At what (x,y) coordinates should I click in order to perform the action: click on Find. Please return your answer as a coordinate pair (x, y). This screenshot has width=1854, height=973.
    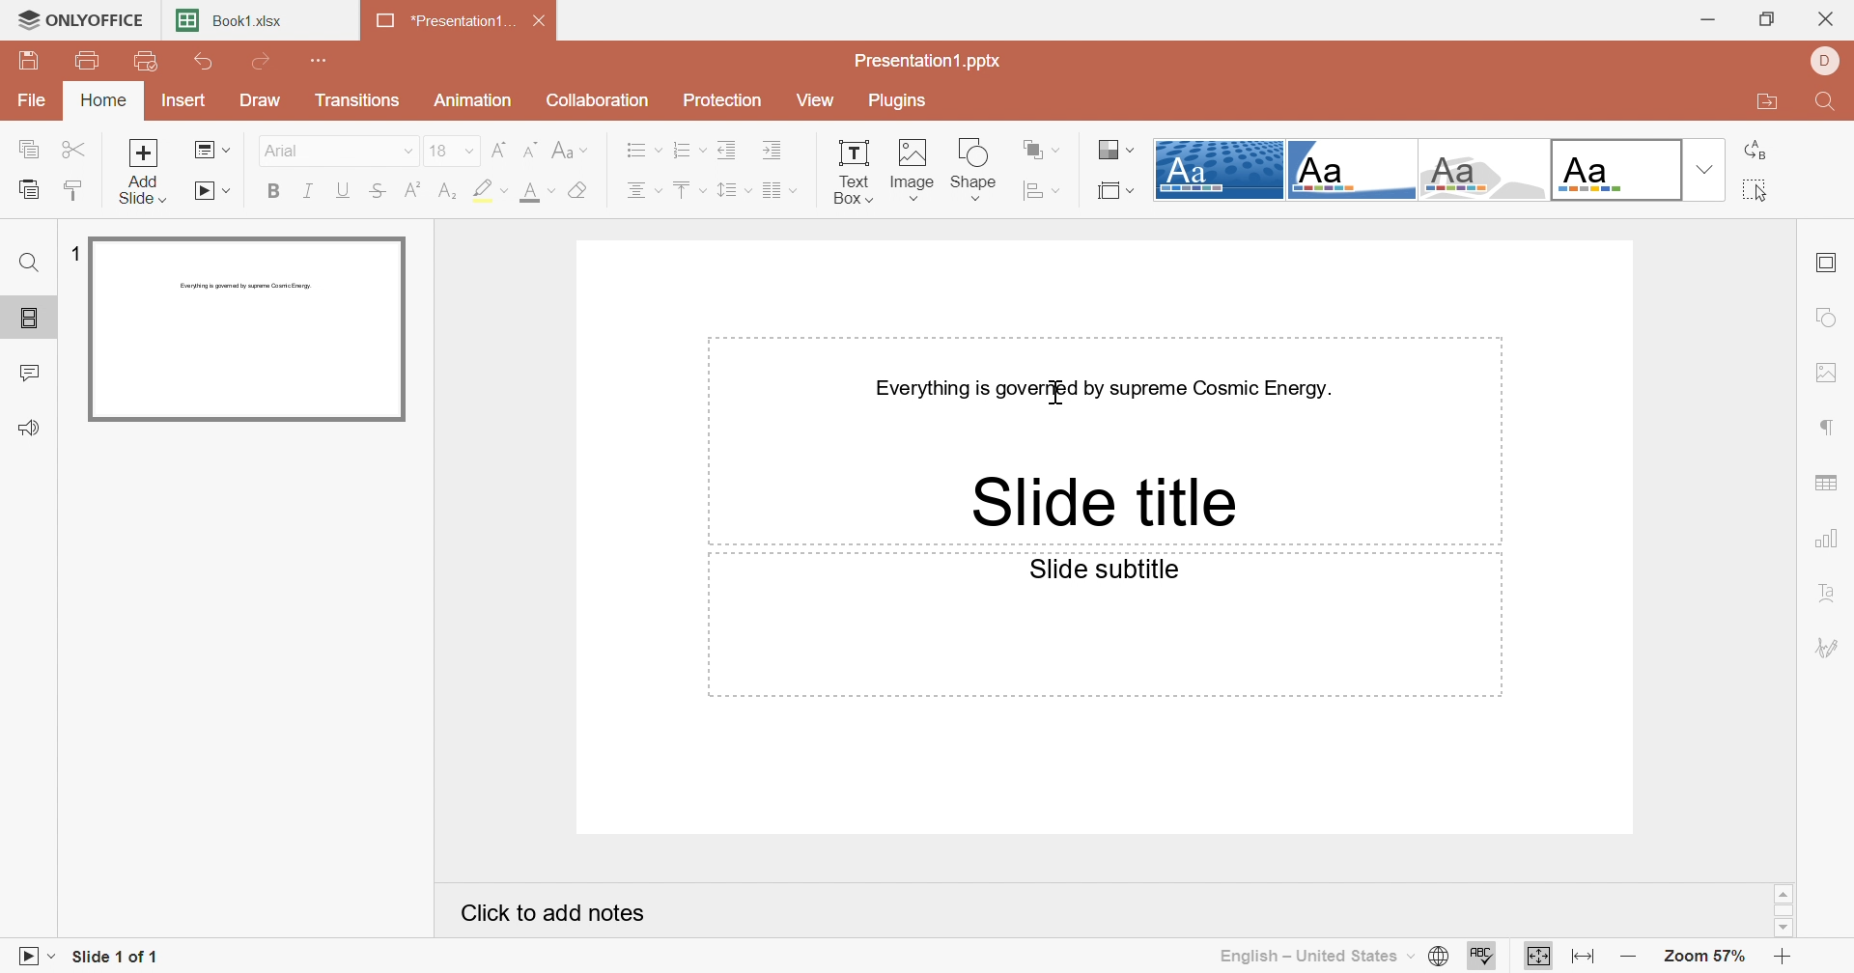
    Looking at the image, I should click on (29, 260).